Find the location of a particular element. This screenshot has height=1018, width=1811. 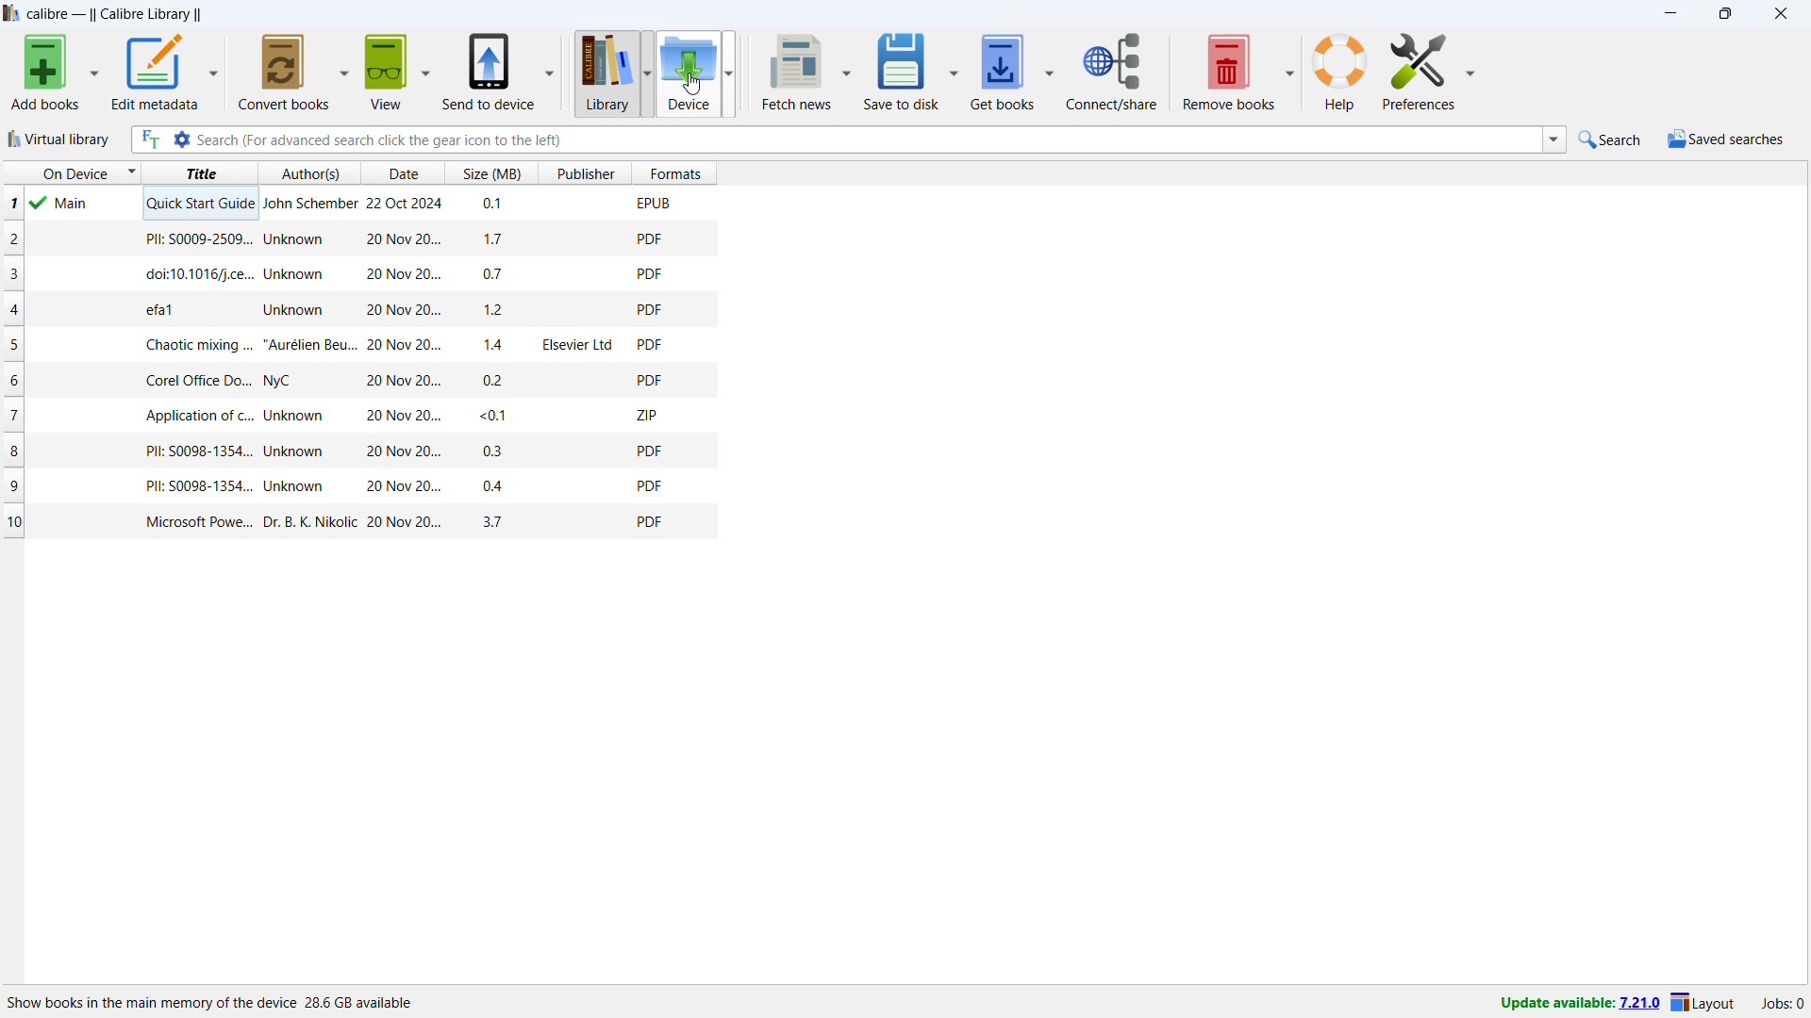

save to disk is located at coordinates (900, 71).